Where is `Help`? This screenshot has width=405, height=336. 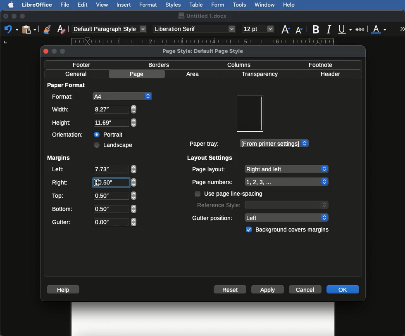
Help is located at coordinates (64, 289).